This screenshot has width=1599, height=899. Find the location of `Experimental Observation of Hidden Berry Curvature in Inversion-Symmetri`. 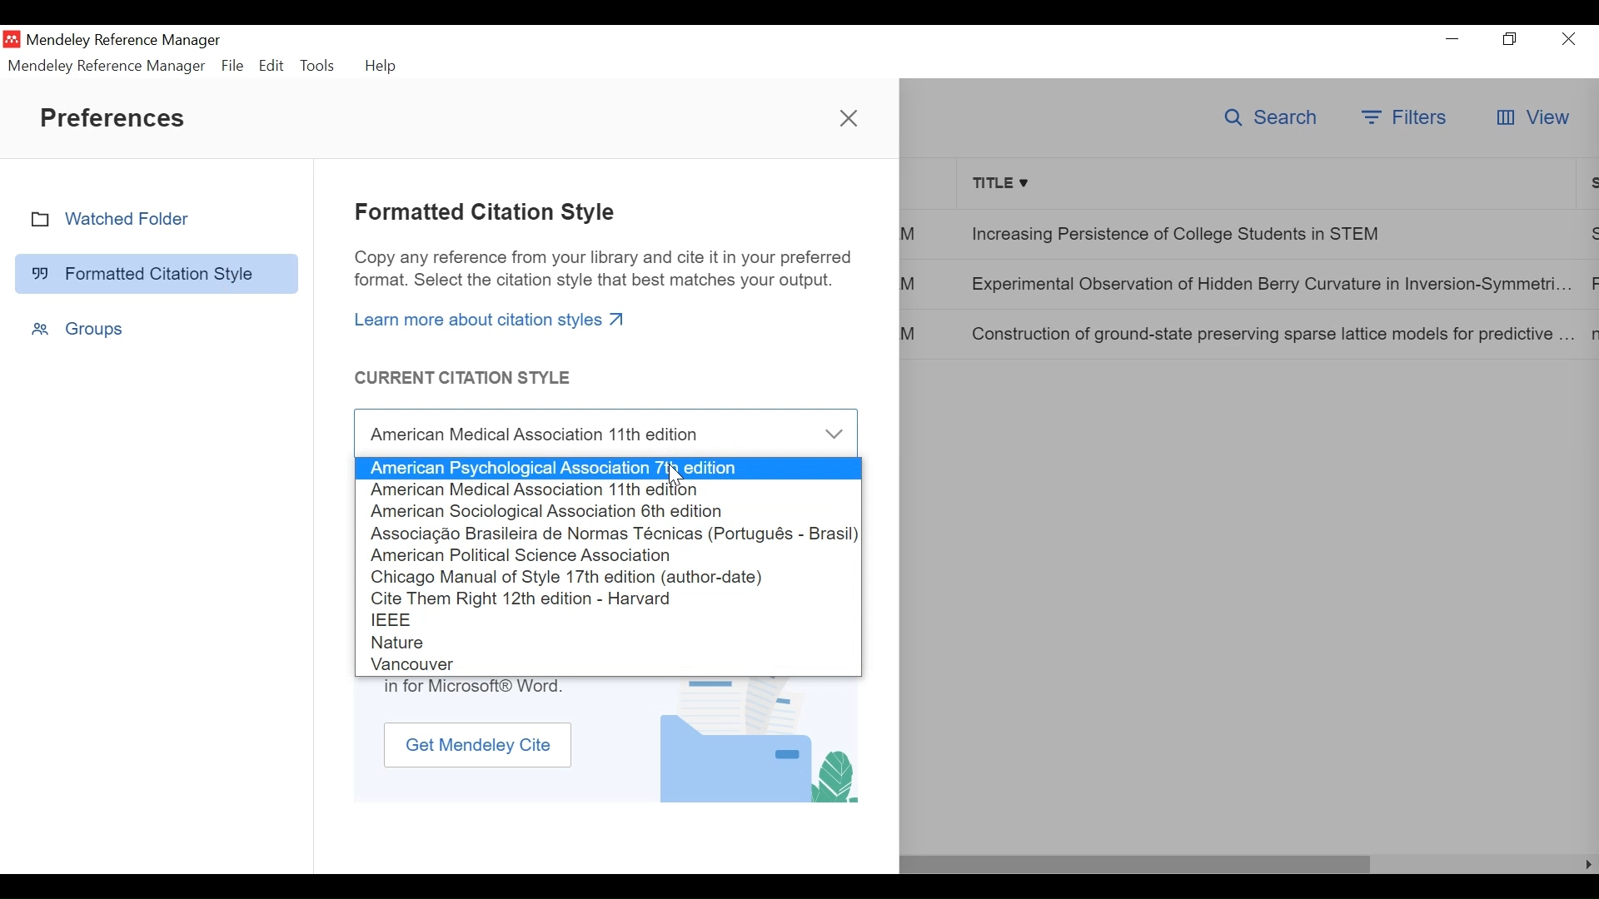

Experimental Observation of Hidden Berry Curvature in Inversion-Symmetri is located at coordinates (1268, 286).